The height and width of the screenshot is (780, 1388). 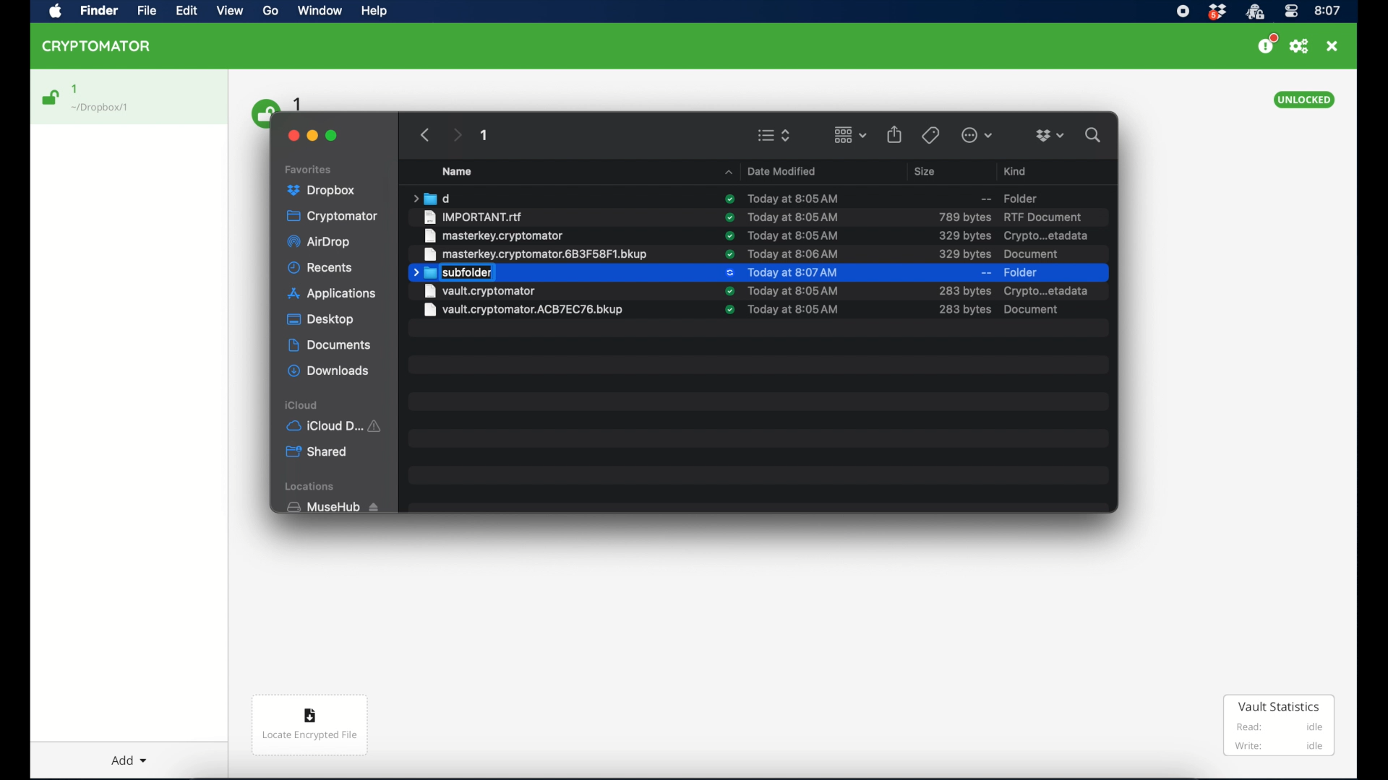 I want to click on rtf document, so click(x=1045, y=217).